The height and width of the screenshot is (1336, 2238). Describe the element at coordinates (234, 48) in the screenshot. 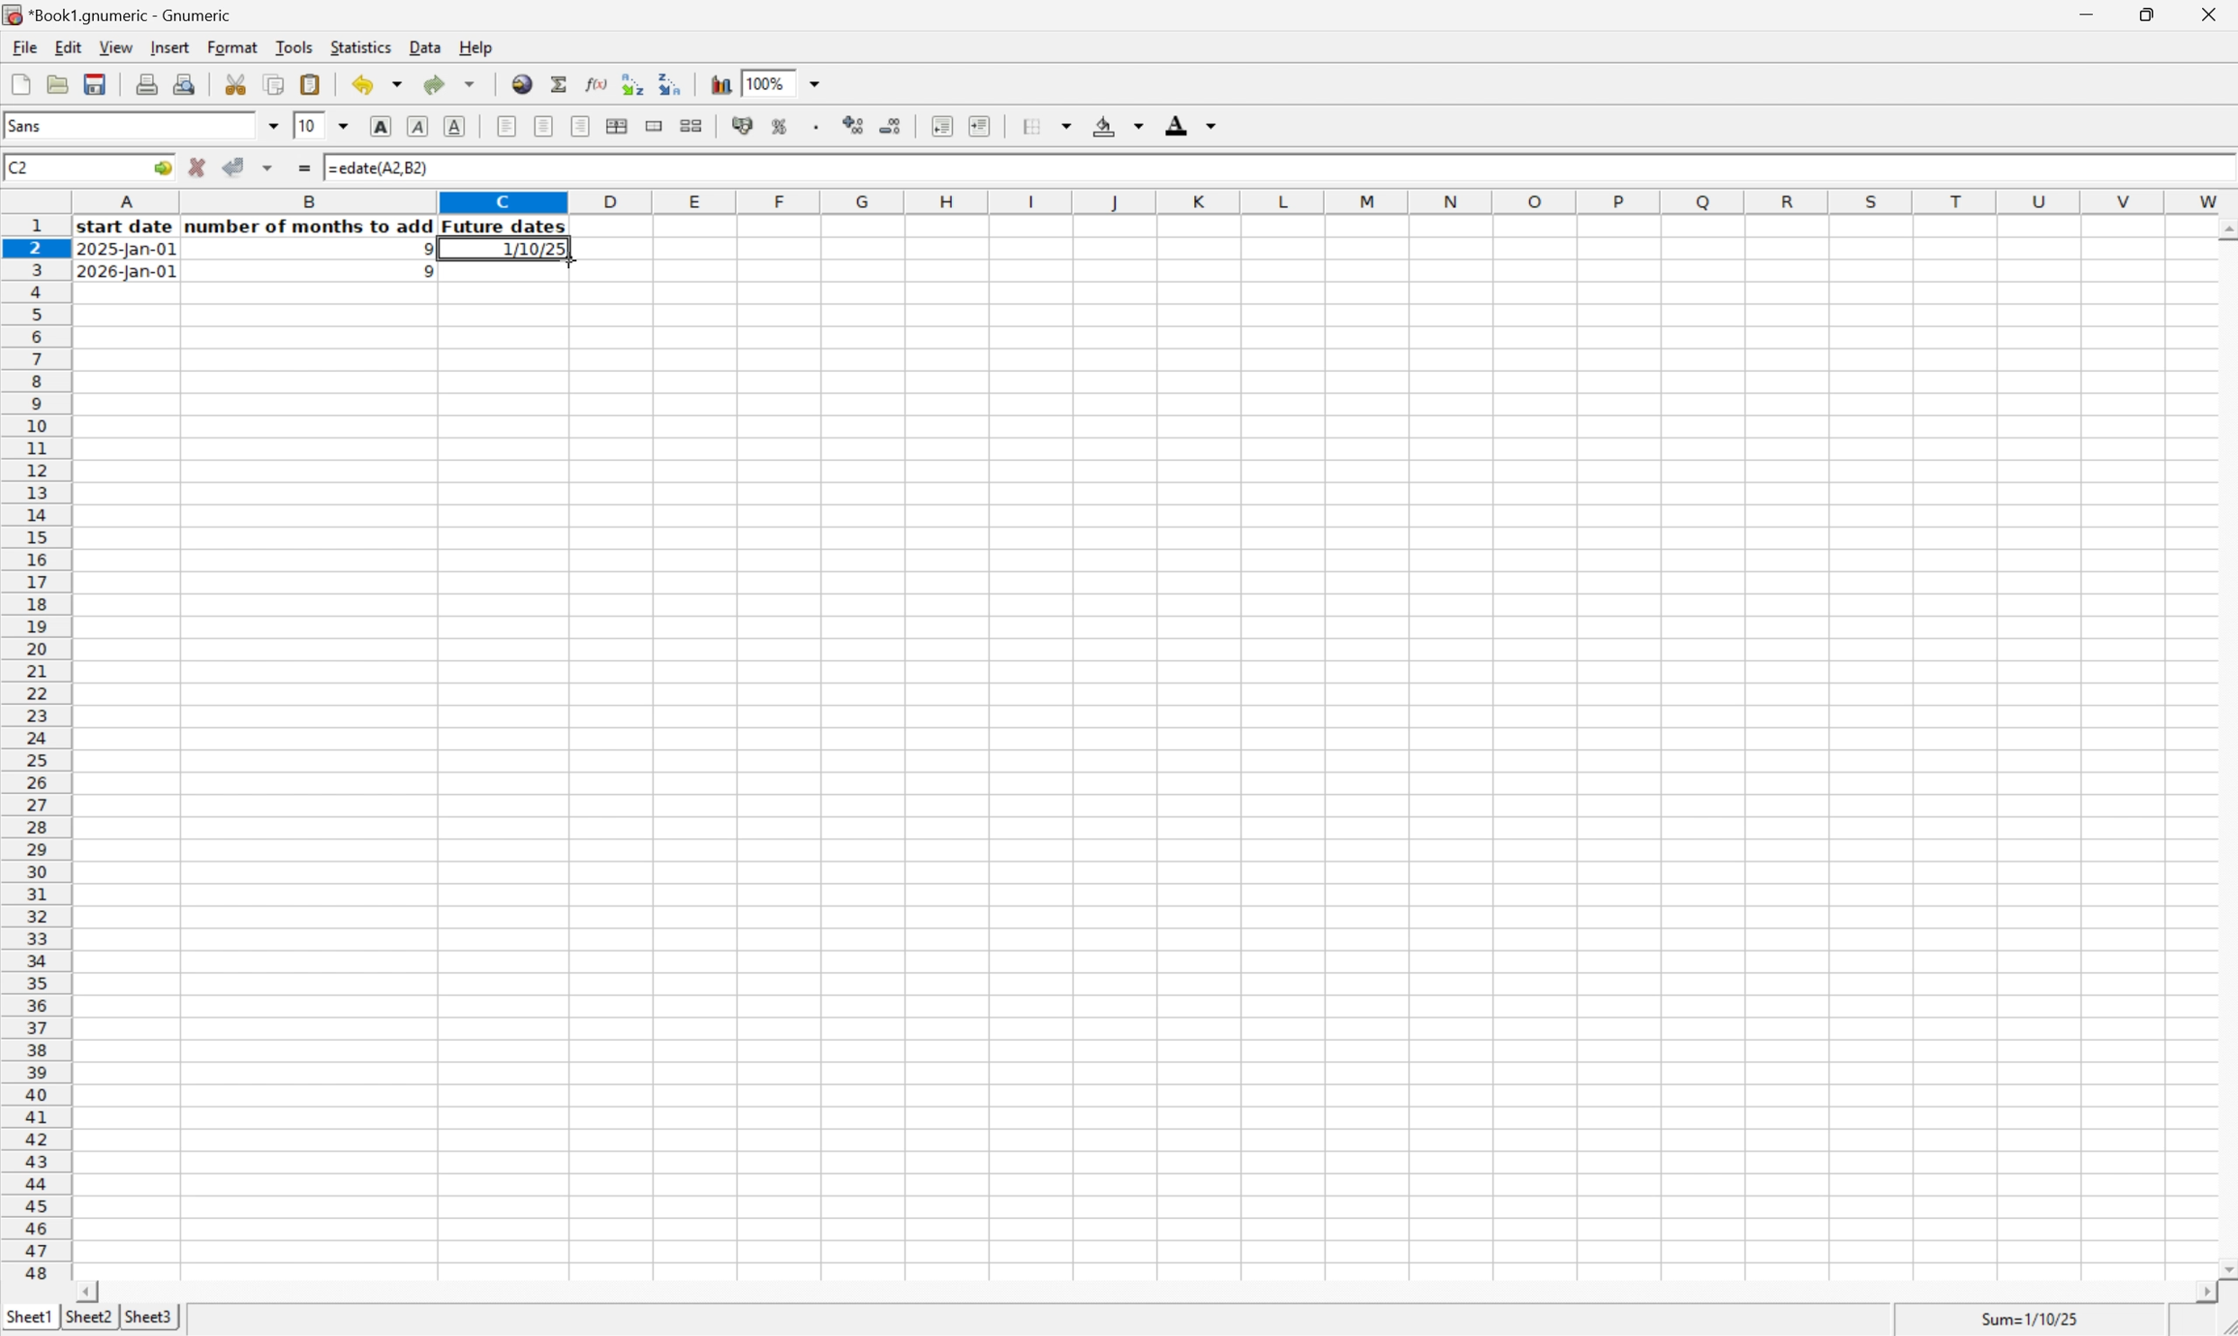

I see `Format` at that location.